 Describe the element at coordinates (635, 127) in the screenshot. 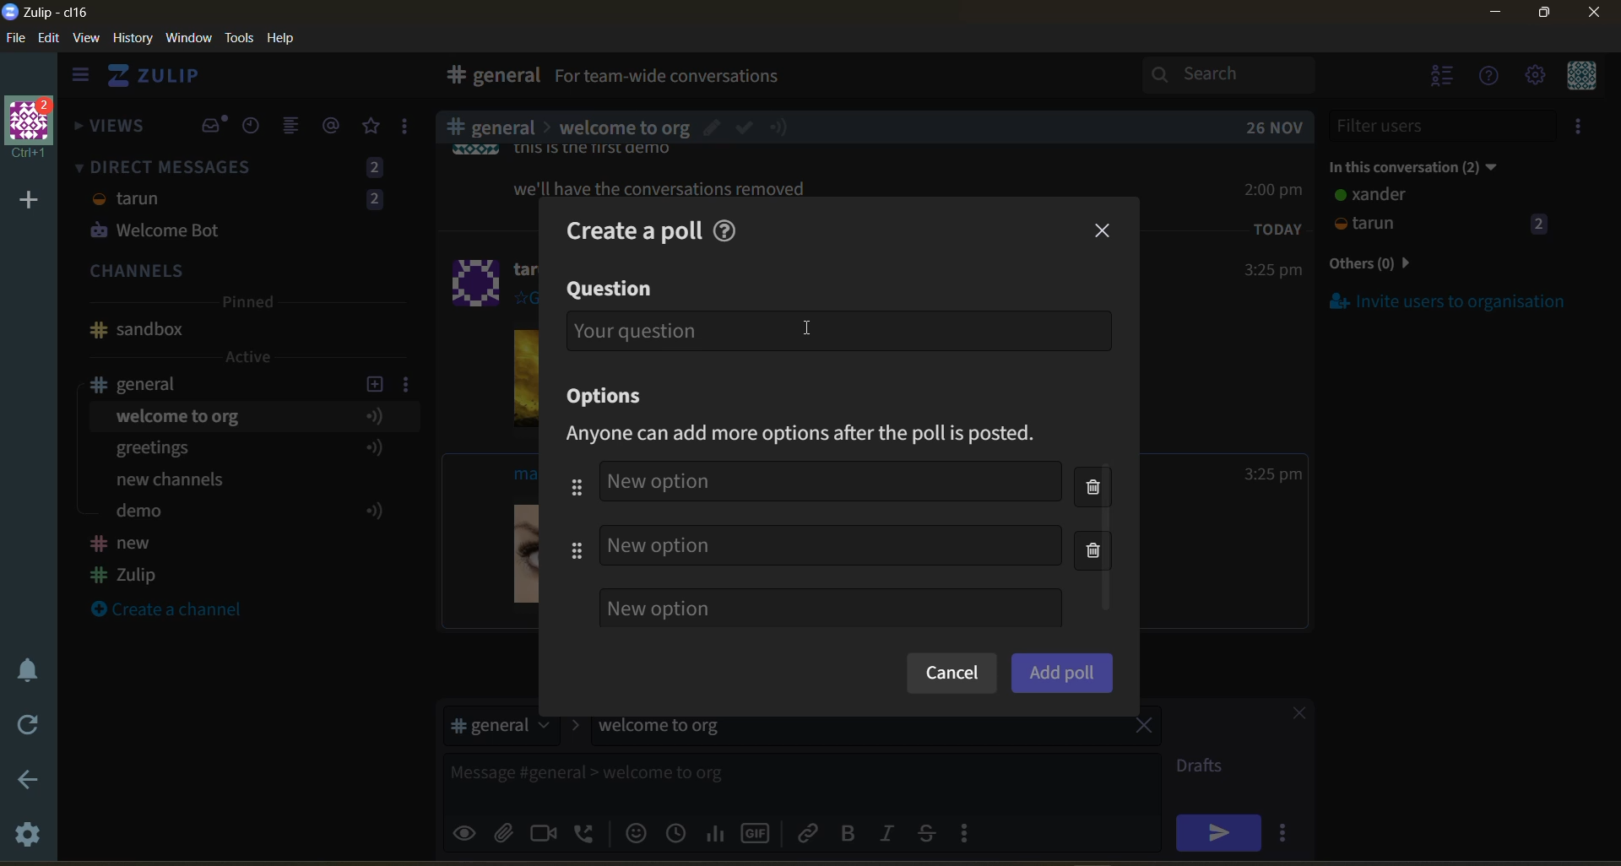

I see `` at that location.